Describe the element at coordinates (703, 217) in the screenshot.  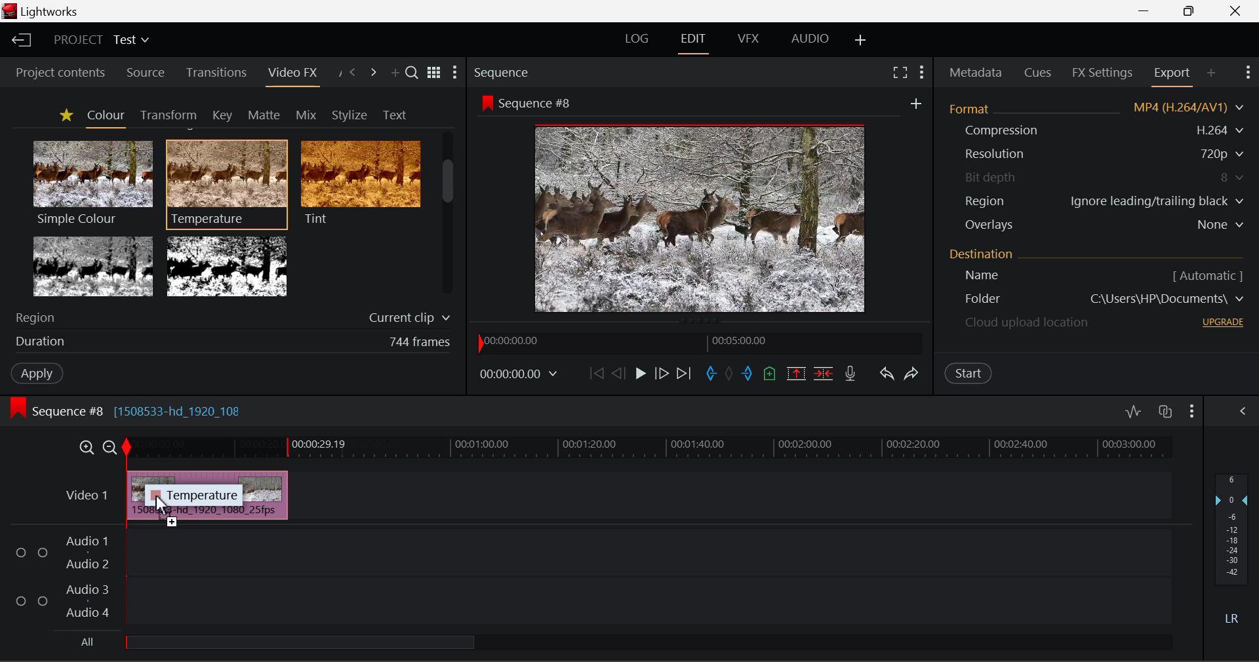
I see `Sequence Preview Screen` at that location.